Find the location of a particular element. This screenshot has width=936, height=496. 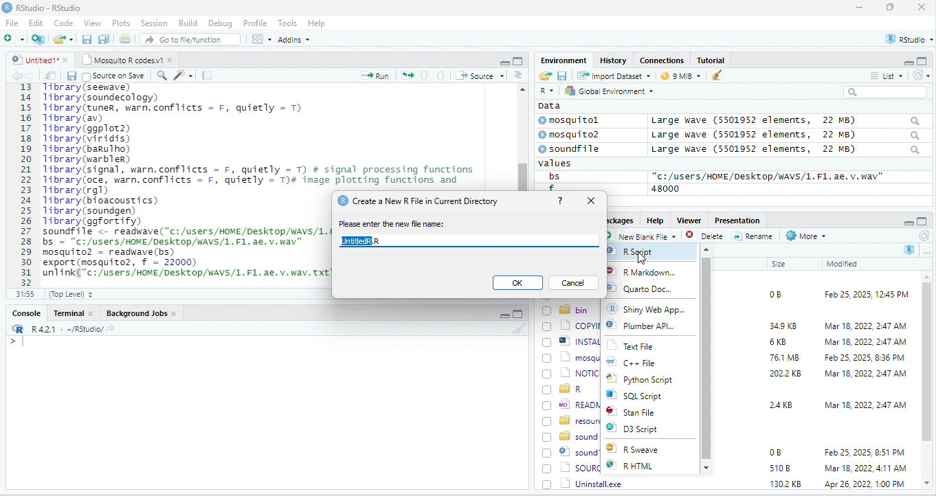

maximize is located at coordinates (924, 60).